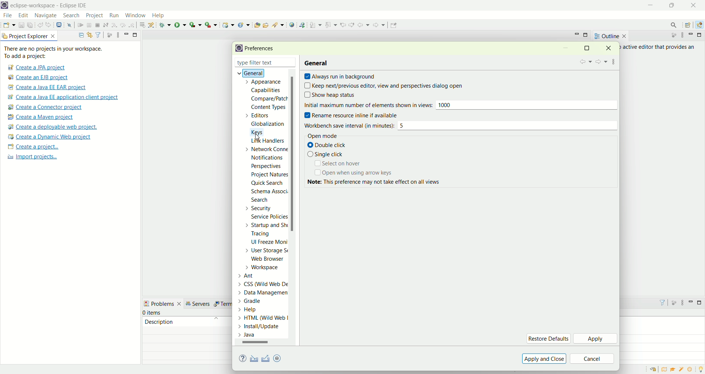 The height and width of the screenshot is (374, 705). What do you see at coordinates (258, 137) in the screenshot?
I see `cursor` at bounding box center [258, 137].